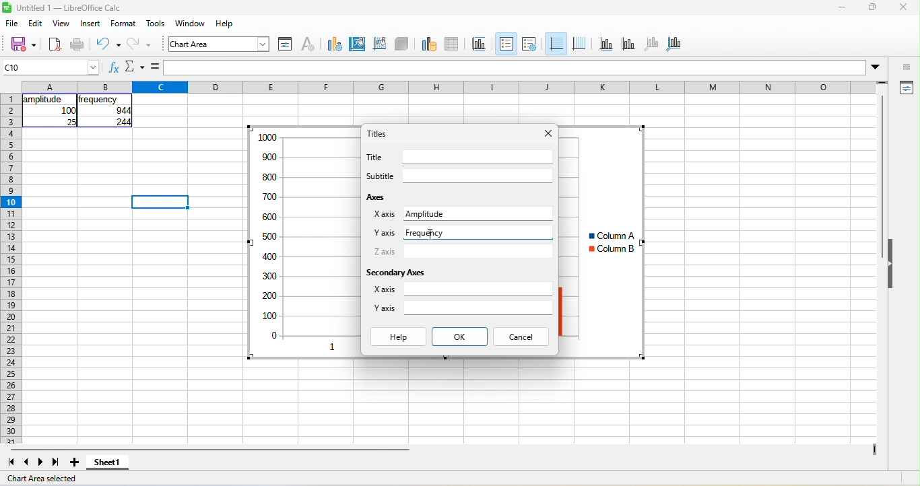 The height and width of the screenshot is (486, 920). What do you see at coordinates (500, 232) in the screenshot?
I see `Typing in input for y axis` at bounding box center [500, 232].